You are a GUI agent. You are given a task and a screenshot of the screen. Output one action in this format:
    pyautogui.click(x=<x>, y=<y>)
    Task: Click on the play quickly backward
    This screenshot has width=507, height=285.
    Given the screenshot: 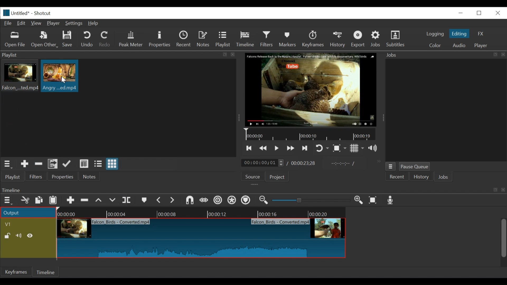 What is the action you would take?
    pyautogui.click(x=263, y=148)
    